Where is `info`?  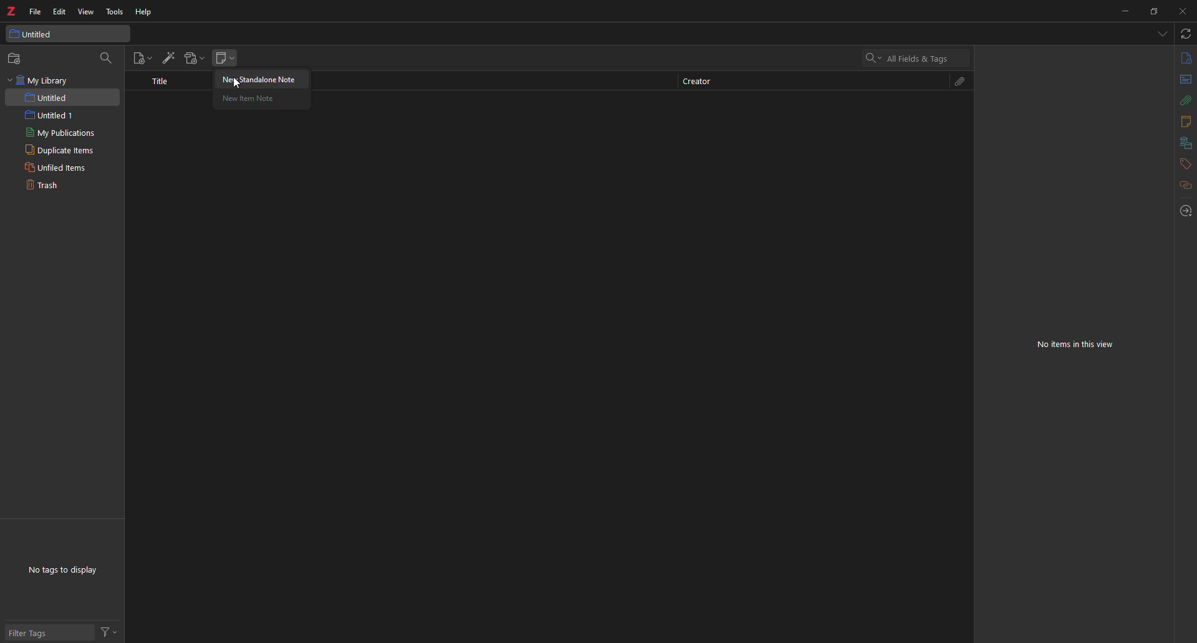 info is located at coordinates (1185, 57).